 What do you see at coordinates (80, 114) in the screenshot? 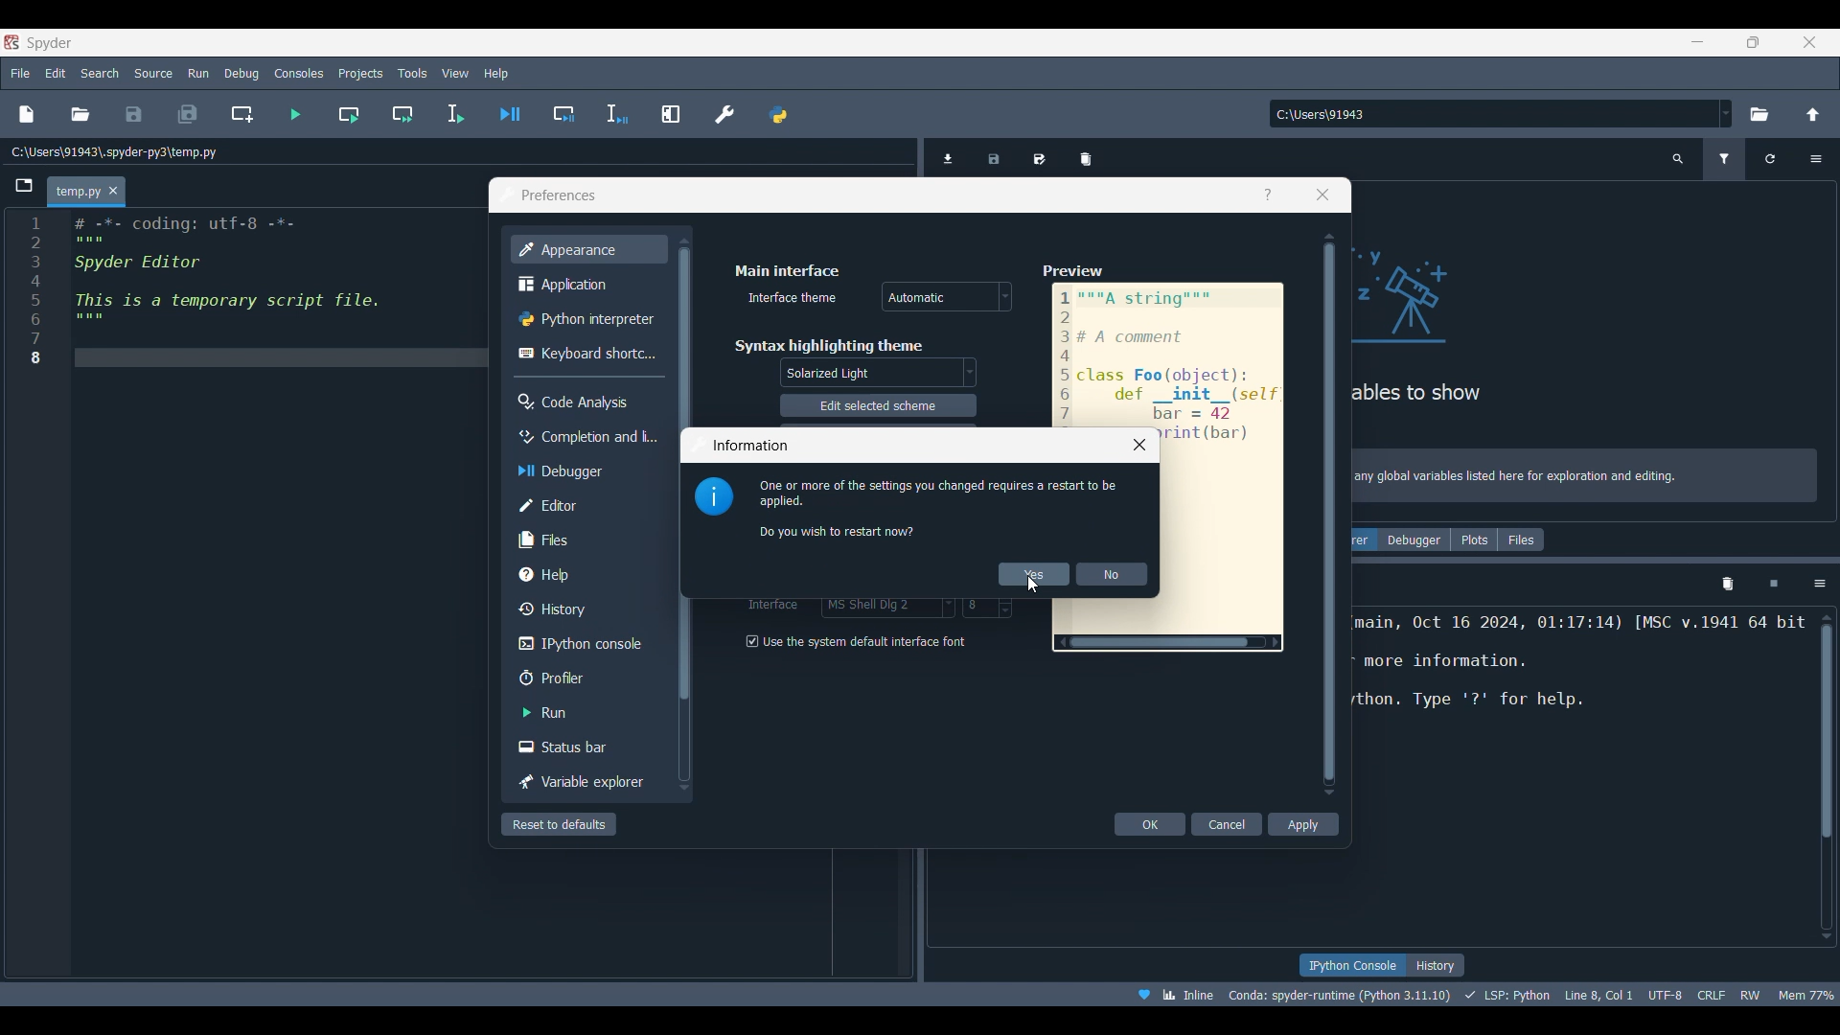
I see `Open file` at bounding box center [80, 114].